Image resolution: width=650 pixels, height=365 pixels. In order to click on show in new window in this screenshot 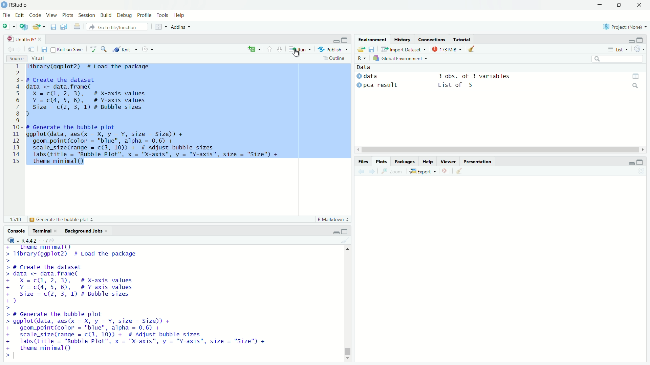, I will do `click(32, 49)`.